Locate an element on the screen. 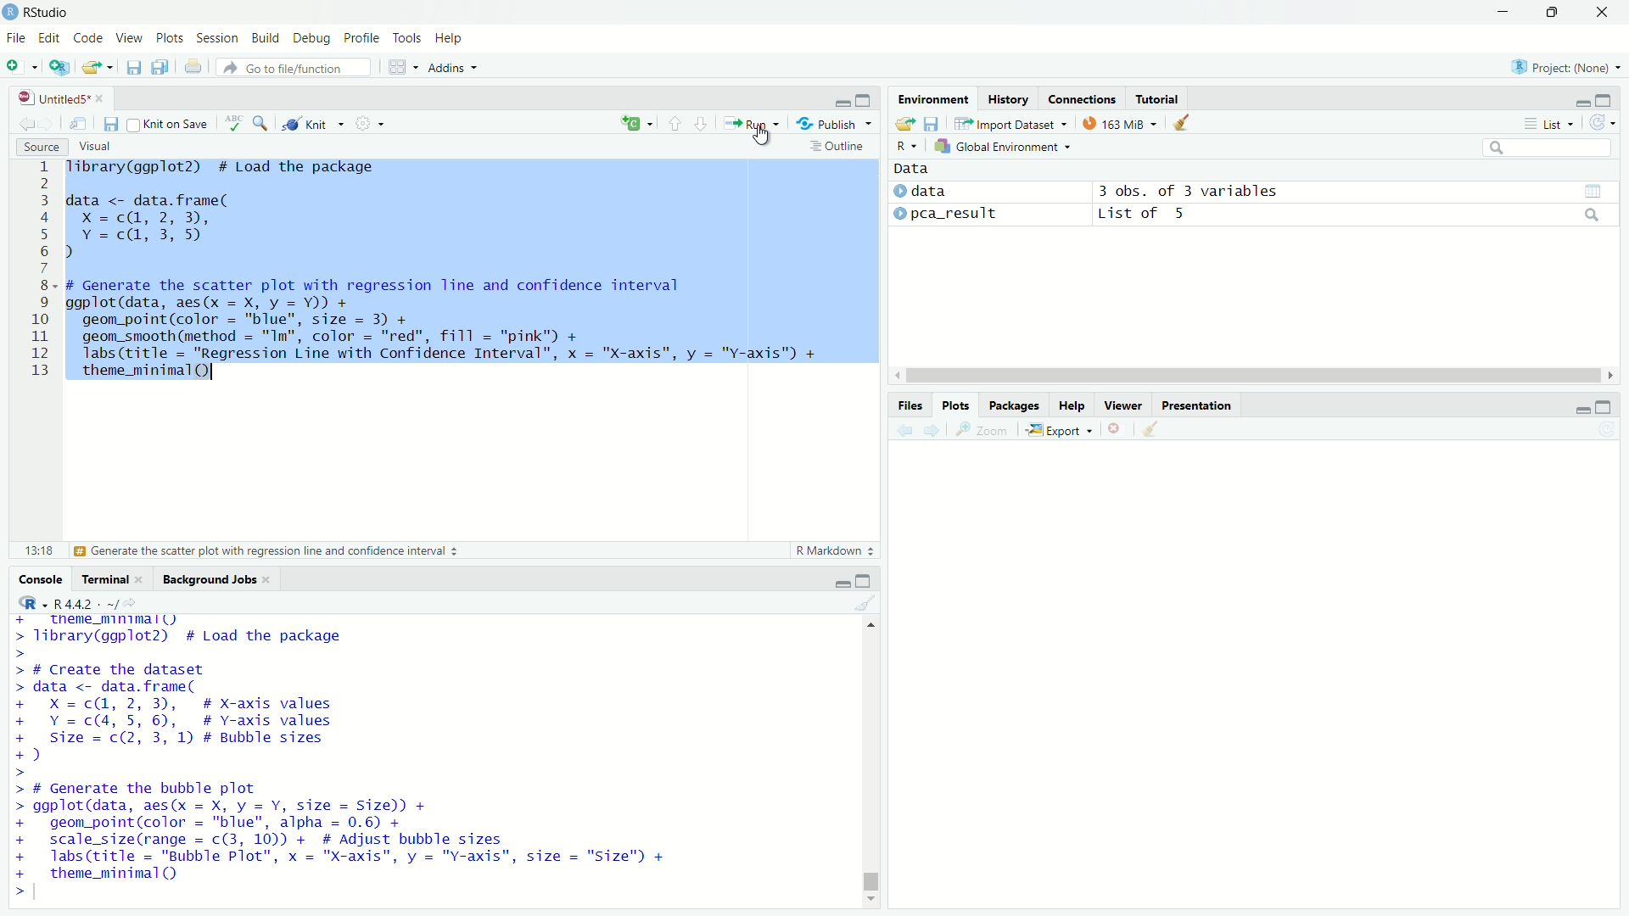 The image size is (1629, 916). Plots is located at coordinates (954, 405).